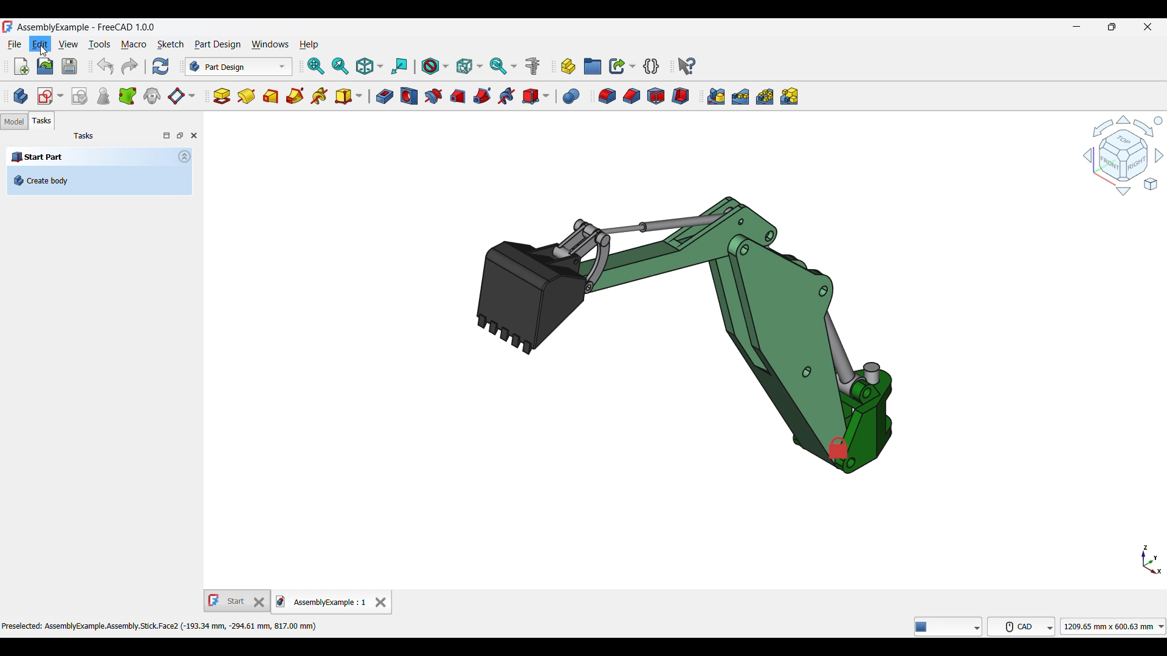 The width and height of the screenshot is (1167, 656). What do you see at coordinates (622, 66) in the screenshot?
I see `Make link options` at bounding box center [622, 66].